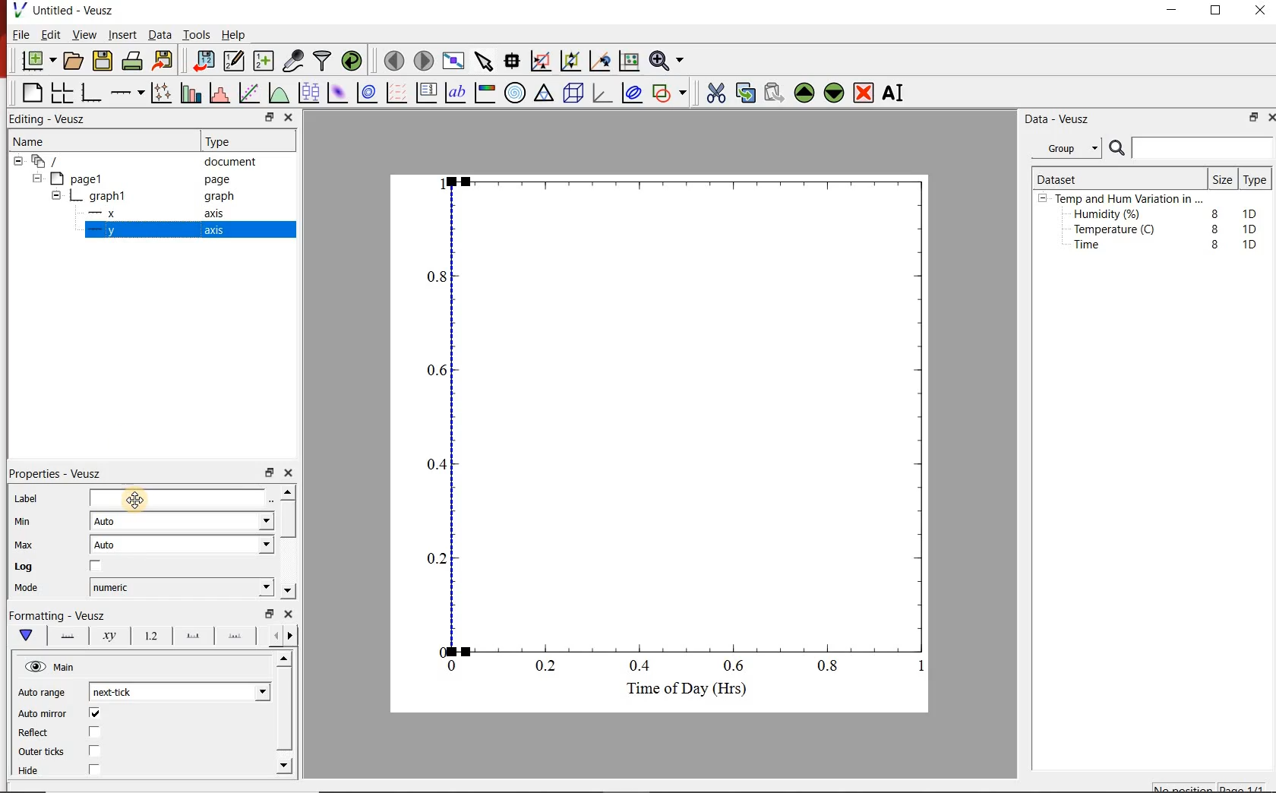 The height and width of the screenshot is (793, 1276). I want to click on Tools, so click(195, 35).